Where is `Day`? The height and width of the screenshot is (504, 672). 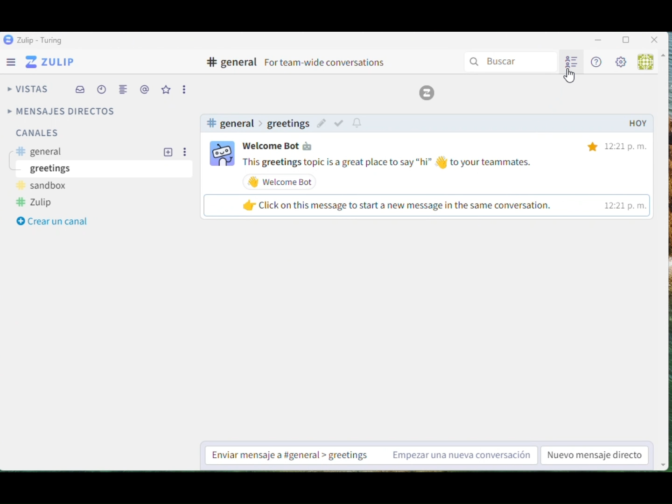
Day is located at coordinates (637, 123).